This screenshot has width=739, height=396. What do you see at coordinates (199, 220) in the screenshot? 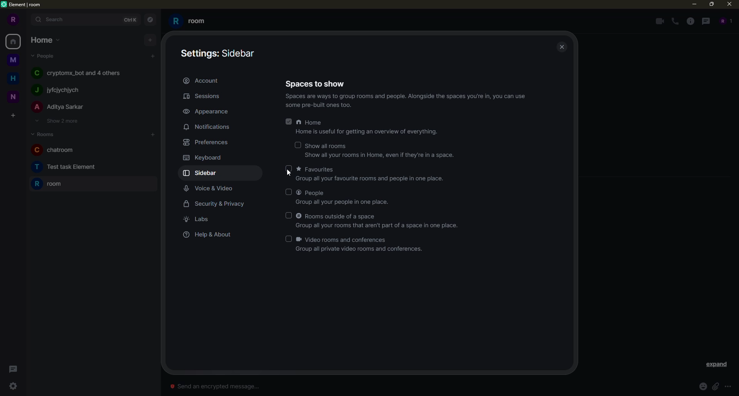
I see `labs` at bounding box center [199, 220].